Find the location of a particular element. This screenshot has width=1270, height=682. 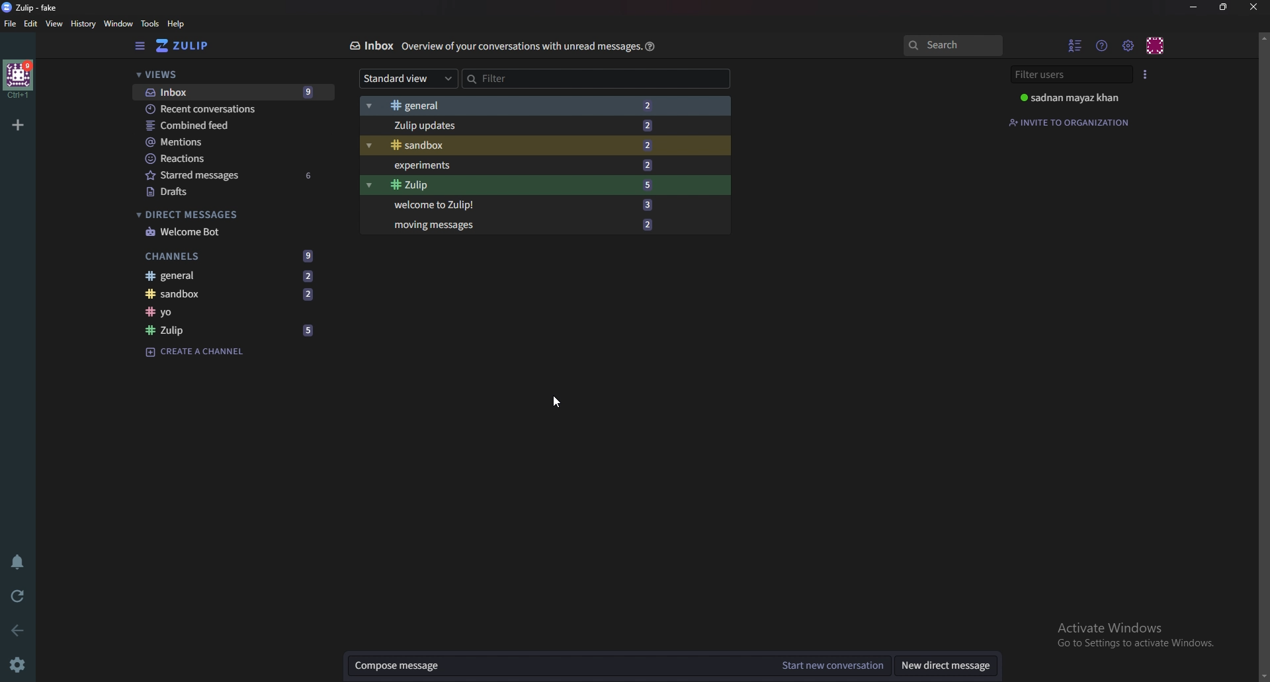

recent conversations is located at coordinates (227, 108).